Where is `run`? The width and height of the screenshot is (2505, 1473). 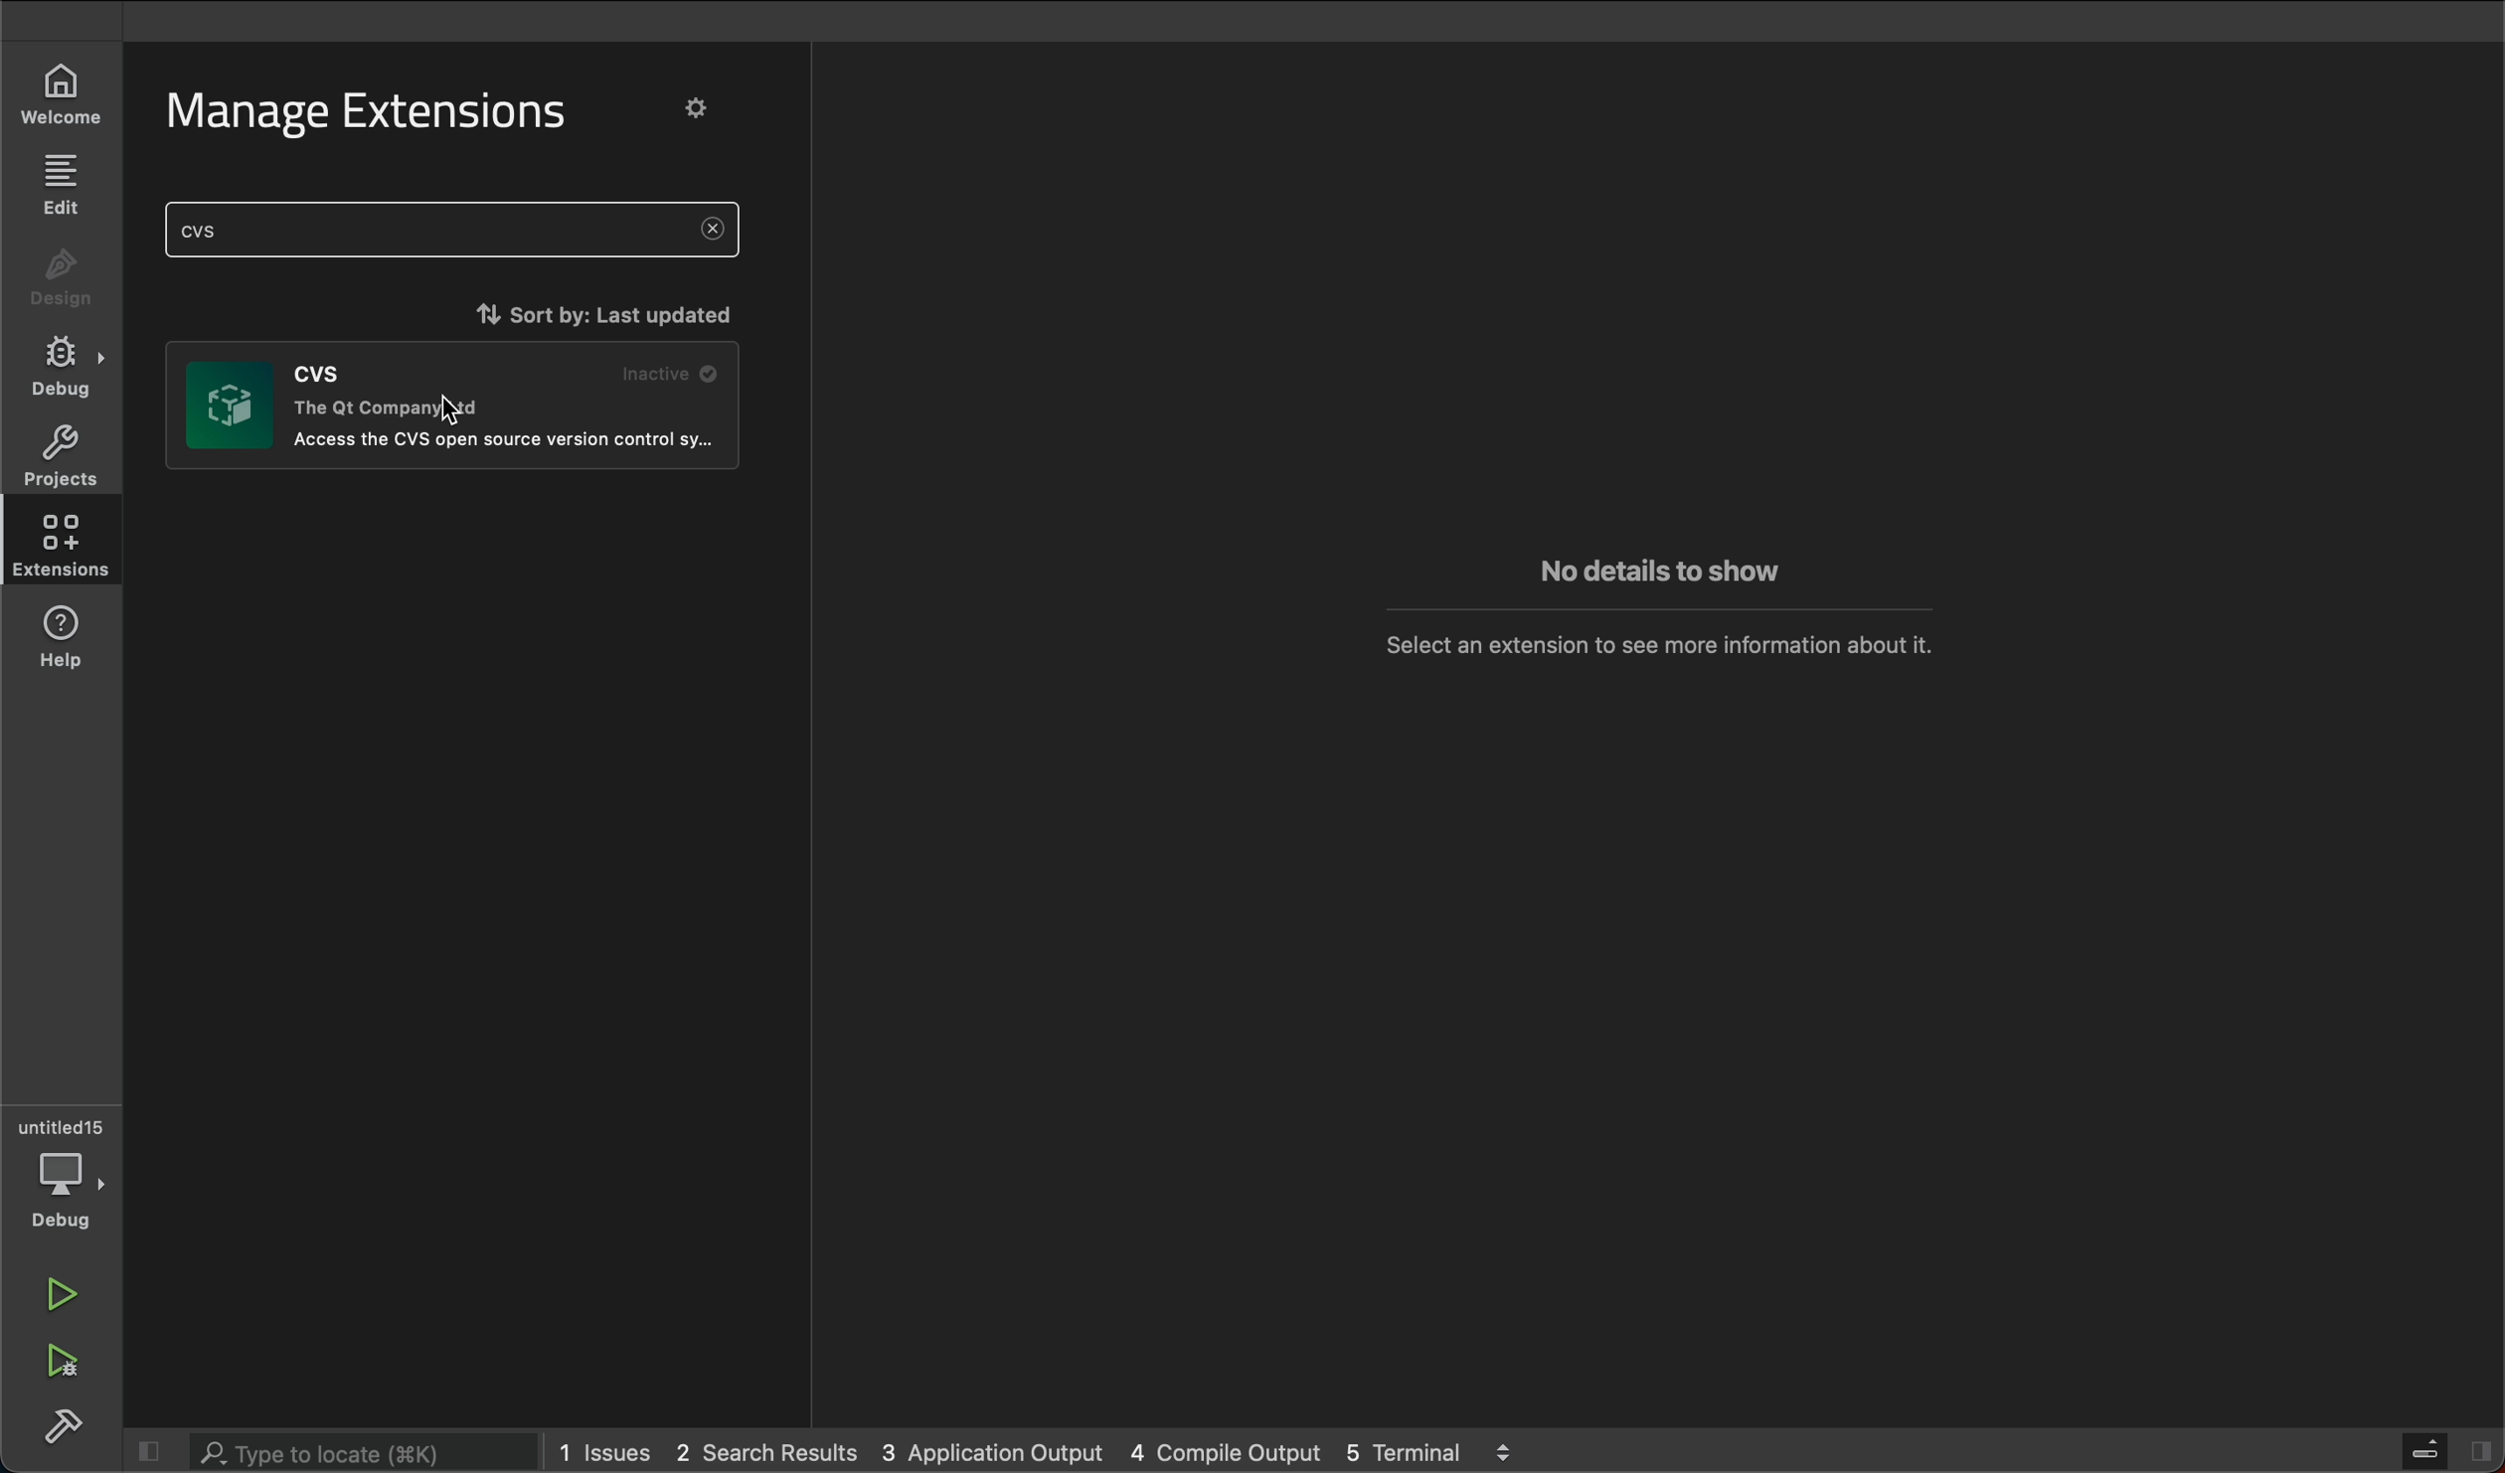 run is located at coordinates (67, 1295).